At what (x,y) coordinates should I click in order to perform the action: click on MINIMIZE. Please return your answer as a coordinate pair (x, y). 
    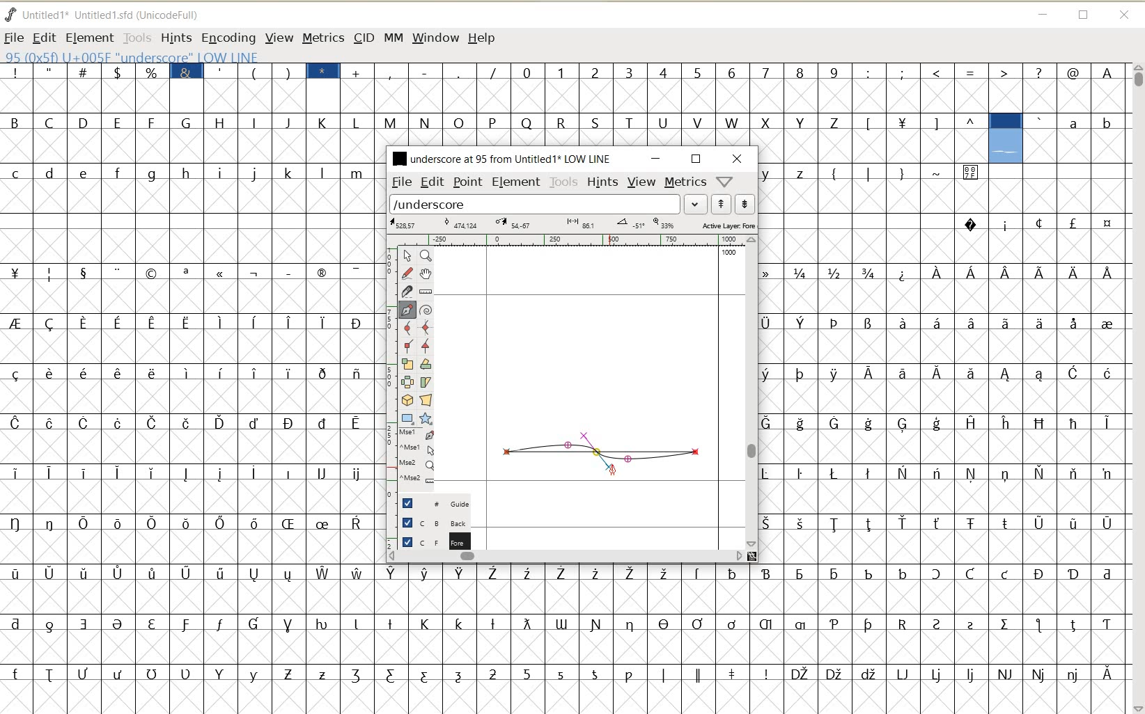
    Looking at the image, I should click on (1042, 13).